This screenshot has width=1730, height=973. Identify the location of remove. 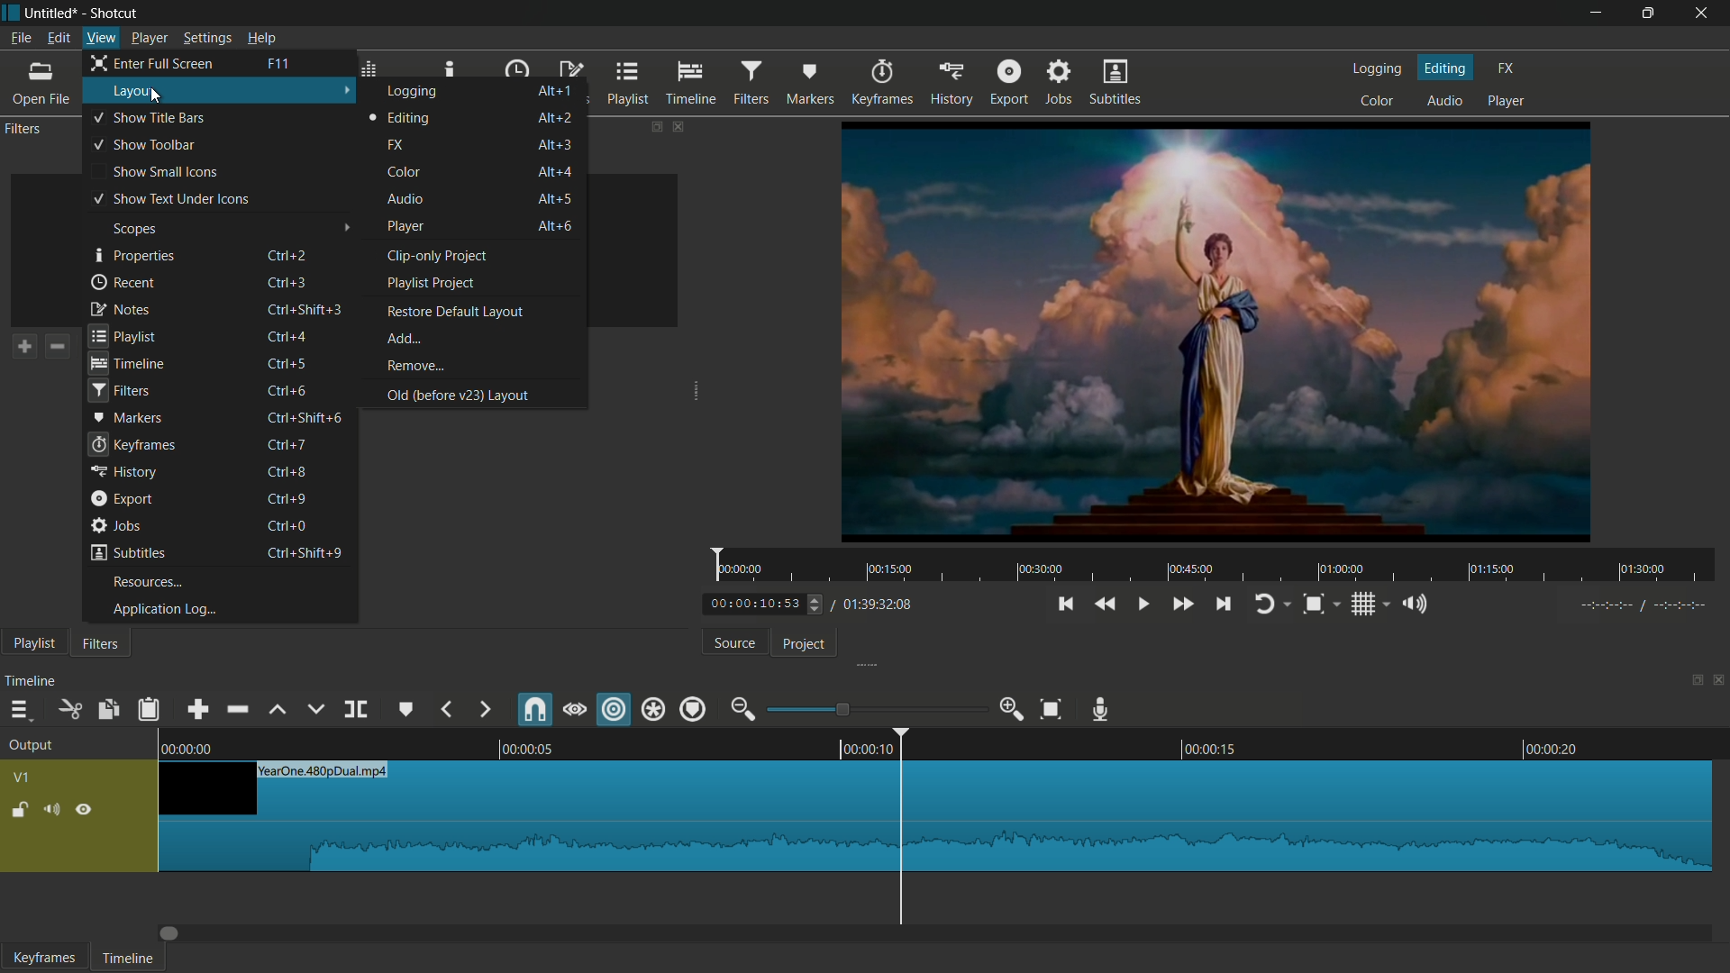
(414, 367).